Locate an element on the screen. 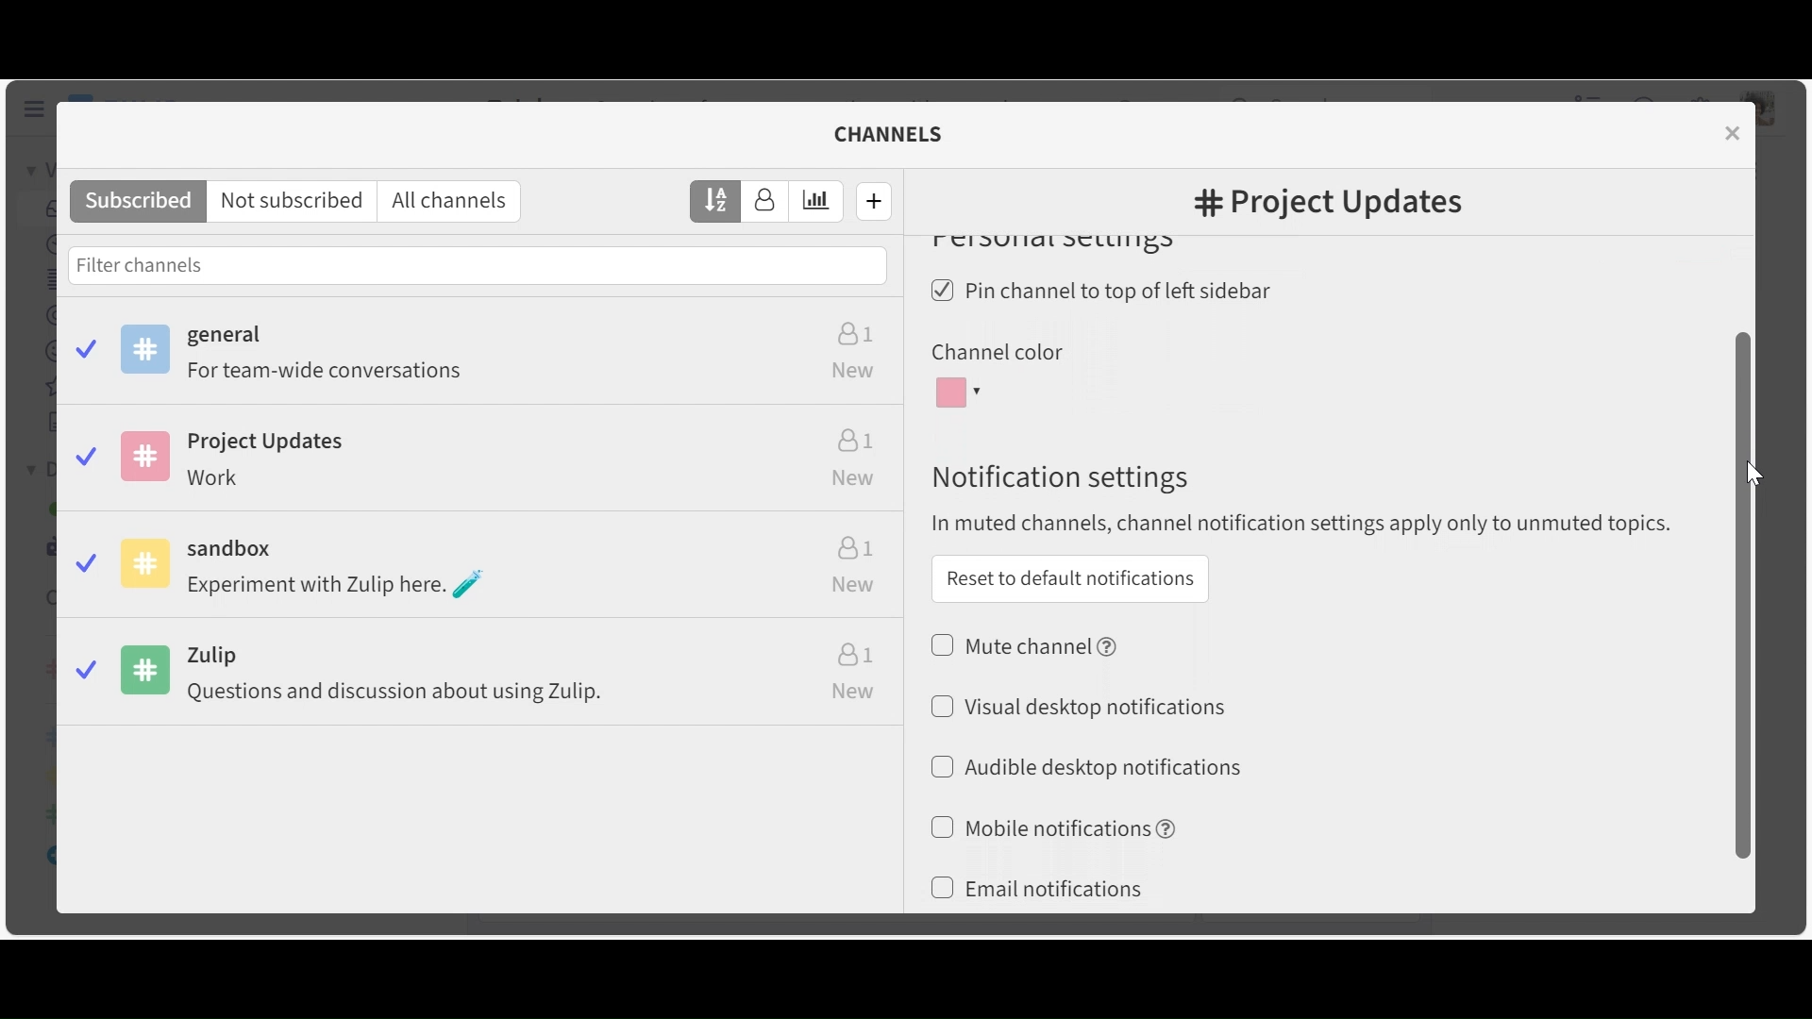 The height and width of the screenshot is (1019, 1812). Vertical Scrollbar is located at coordinates (1743, 593).